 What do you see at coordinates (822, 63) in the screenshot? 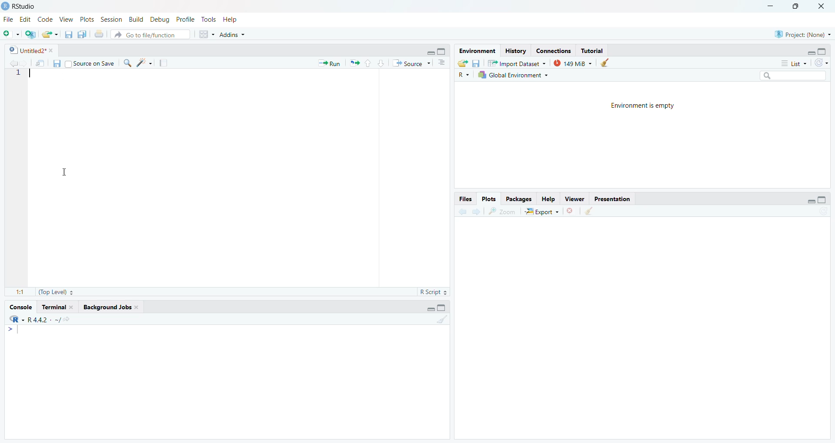
I see `Refresh the list of objects in the environment` at bounding box center [822, 63].